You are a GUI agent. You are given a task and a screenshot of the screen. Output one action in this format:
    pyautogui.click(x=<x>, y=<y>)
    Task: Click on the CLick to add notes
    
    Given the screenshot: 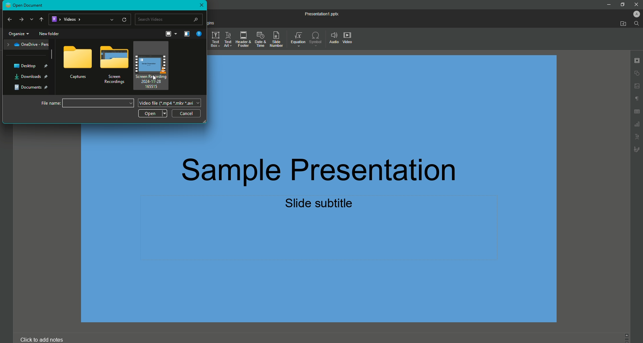 What is the action you would take?
    pyautogui.click(x=41, y=339)
    